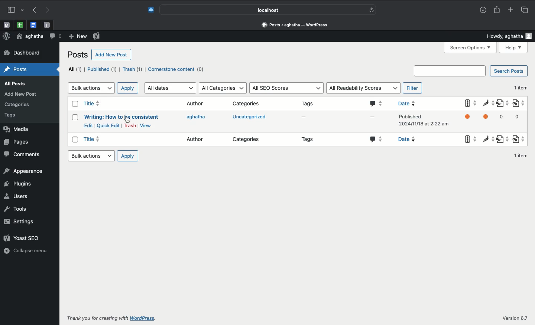  I want to click on 0, so click(502, 116).